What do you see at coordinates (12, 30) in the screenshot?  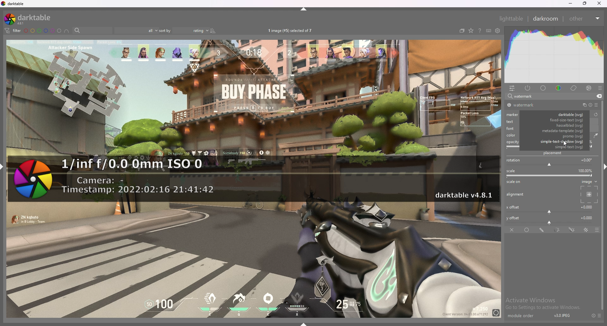 I see `filter` at bounding box center [12, 30].